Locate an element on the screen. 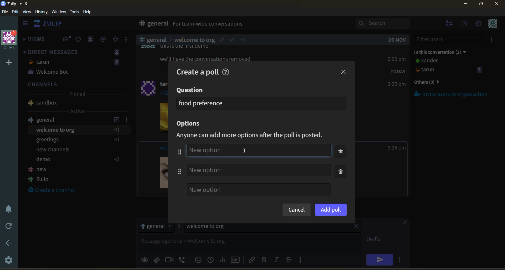  remove topic is located at coordinates (356, 227).